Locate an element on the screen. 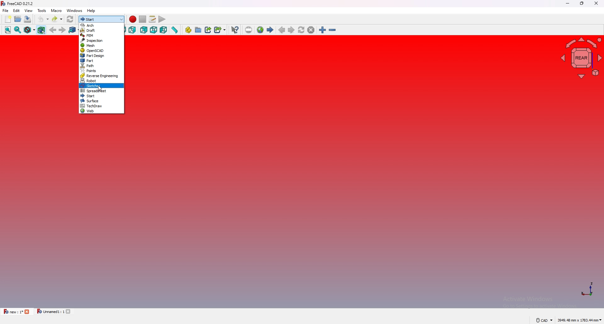 The height and width of the screenshot is (324, 604). go to linked object is located at coordinates (75, 30).